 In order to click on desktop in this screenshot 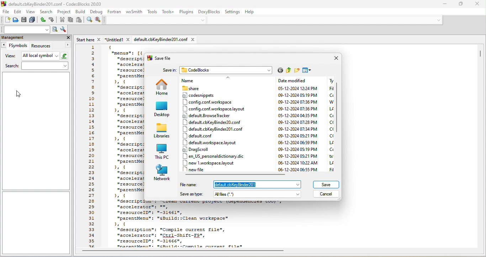, I will do `click(162, 110)`.